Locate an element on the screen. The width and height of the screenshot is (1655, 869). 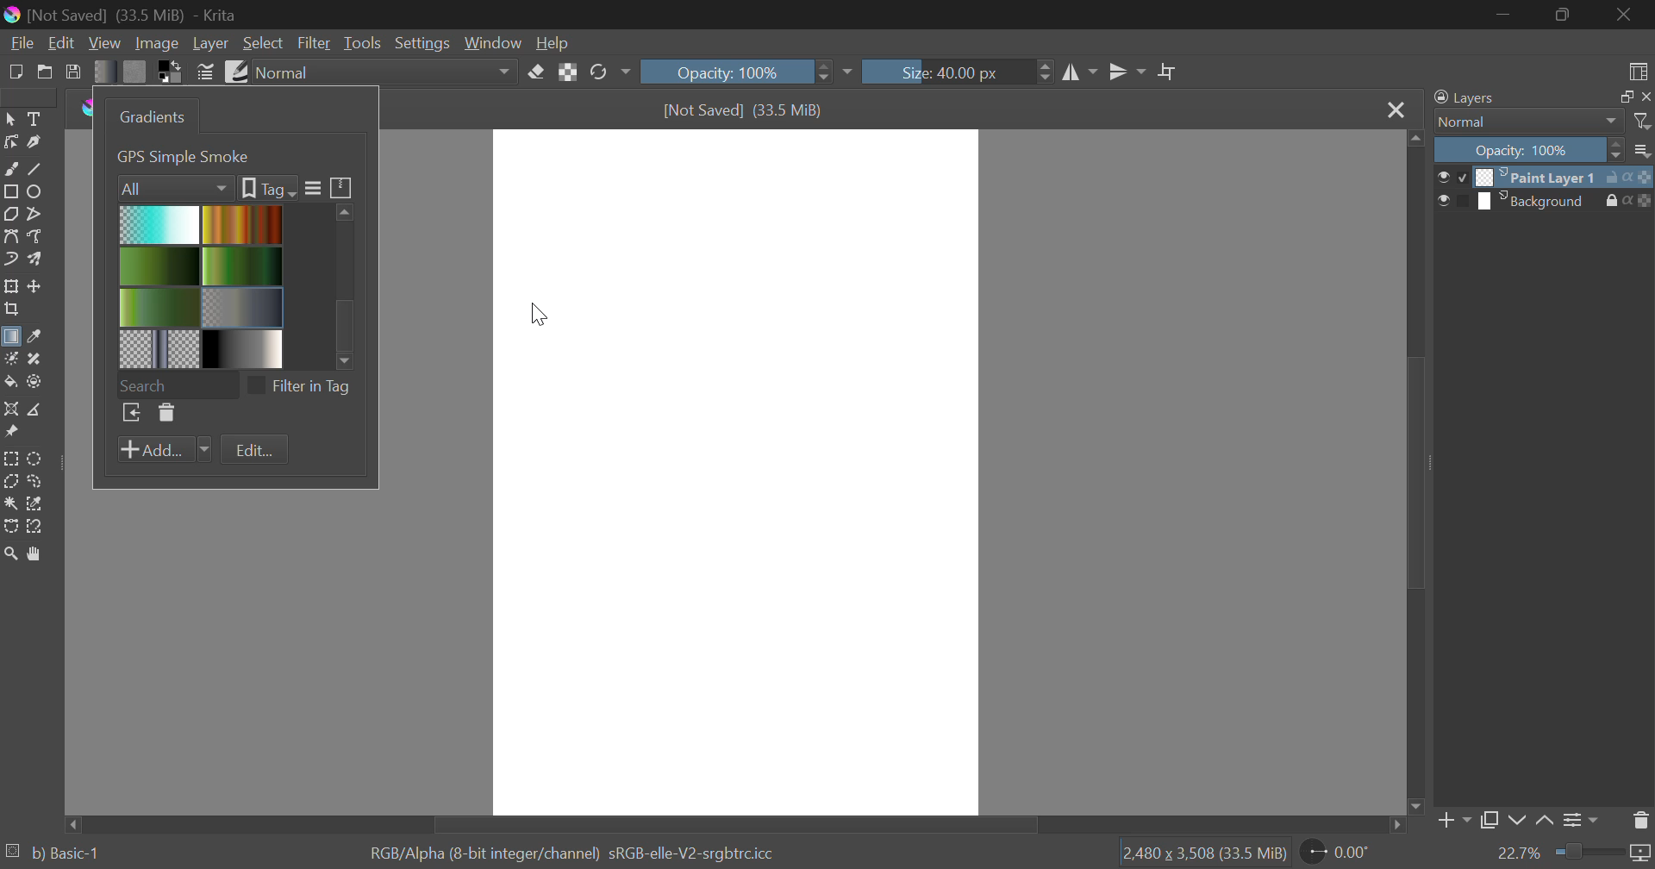
Move Layer is located at coordinates (35, 286).